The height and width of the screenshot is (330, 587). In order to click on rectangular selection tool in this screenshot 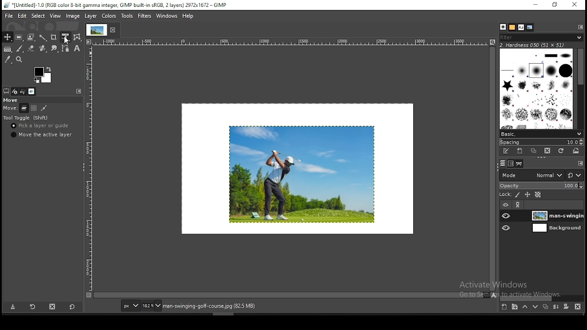, I will do `click(20, 38)`.